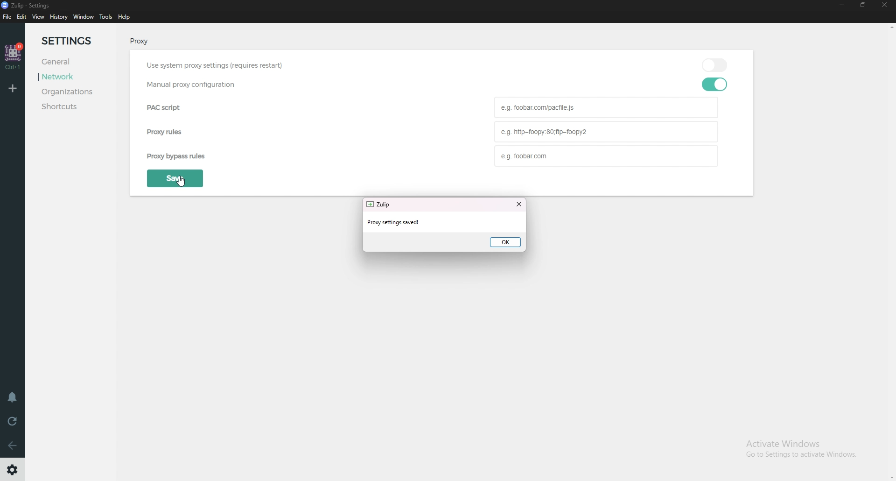  I want to click on Window, so click(83, 17).